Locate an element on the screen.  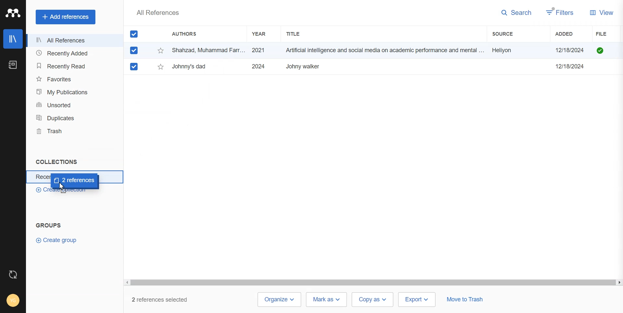
Checked mark is located at coordinates (134, 50).